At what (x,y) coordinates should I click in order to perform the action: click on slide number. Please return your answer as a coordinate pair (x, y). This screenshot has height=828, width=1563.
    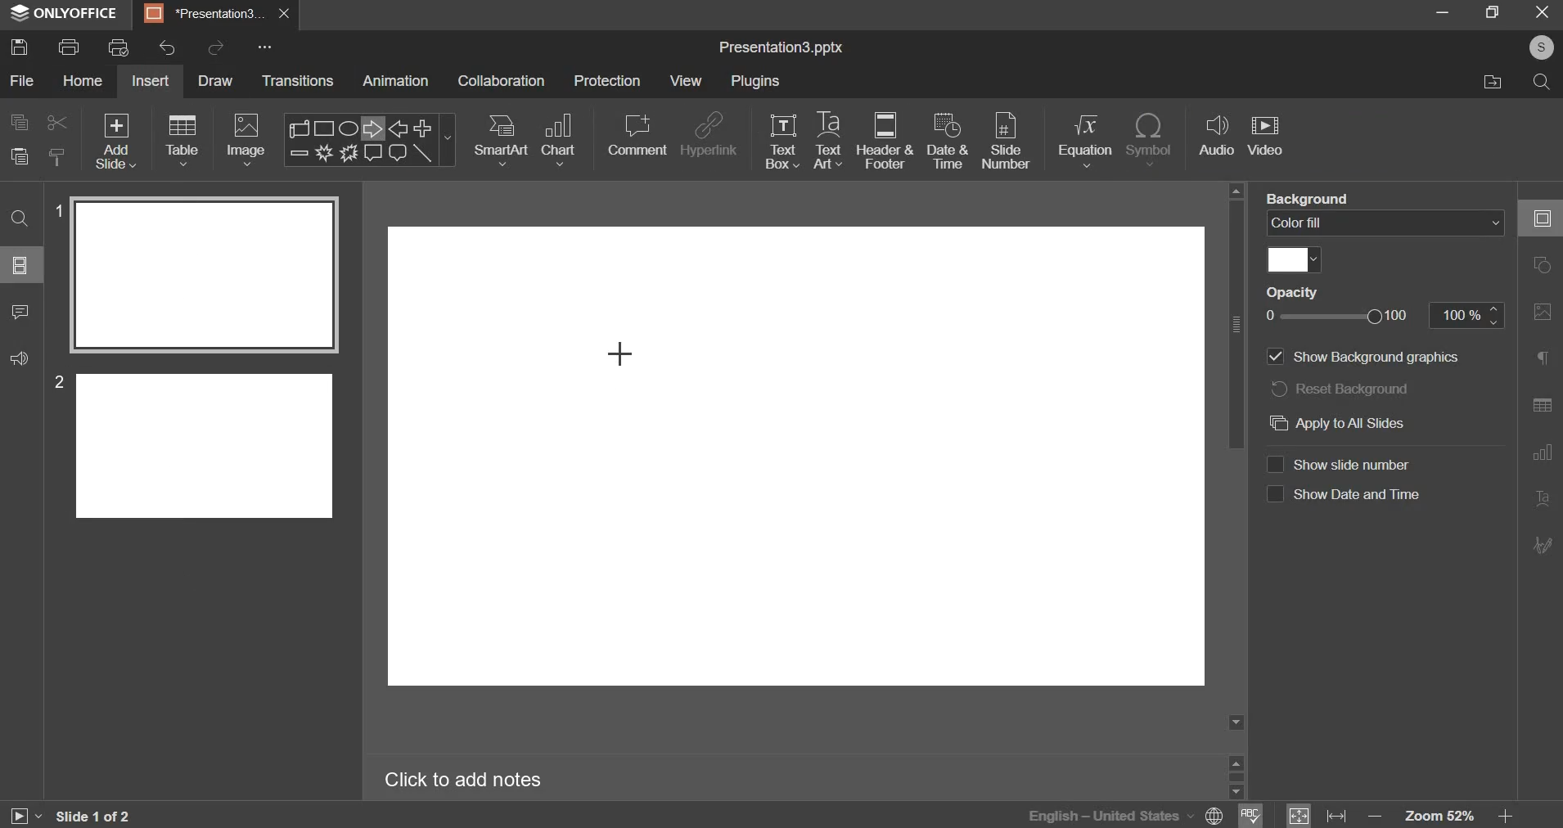
    Looking at the image, I should click on (1345, 464).